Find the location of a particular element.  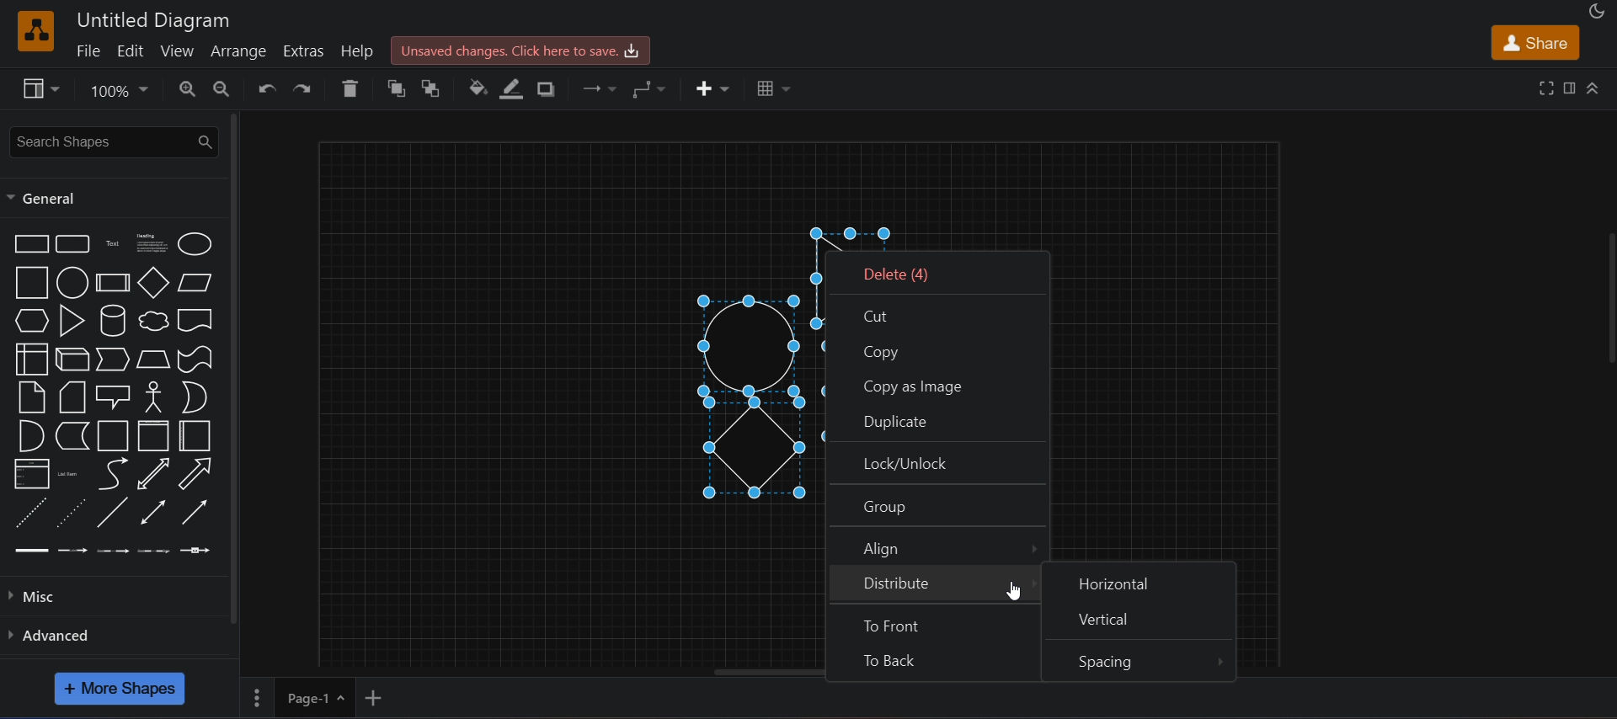

data storage is located at coordinates (73, 434).